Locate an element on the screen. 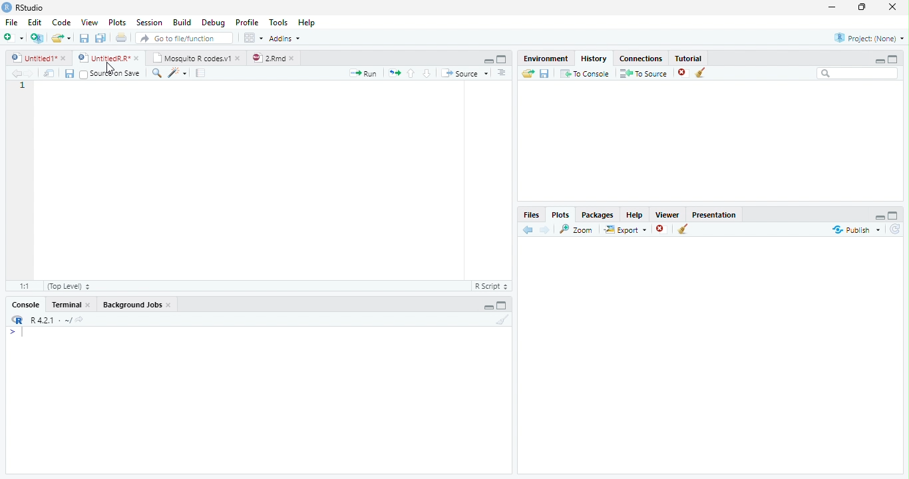 The height and width of the screenshot is (479, 909). Load History from existing file is located at coordinates (528, 73).